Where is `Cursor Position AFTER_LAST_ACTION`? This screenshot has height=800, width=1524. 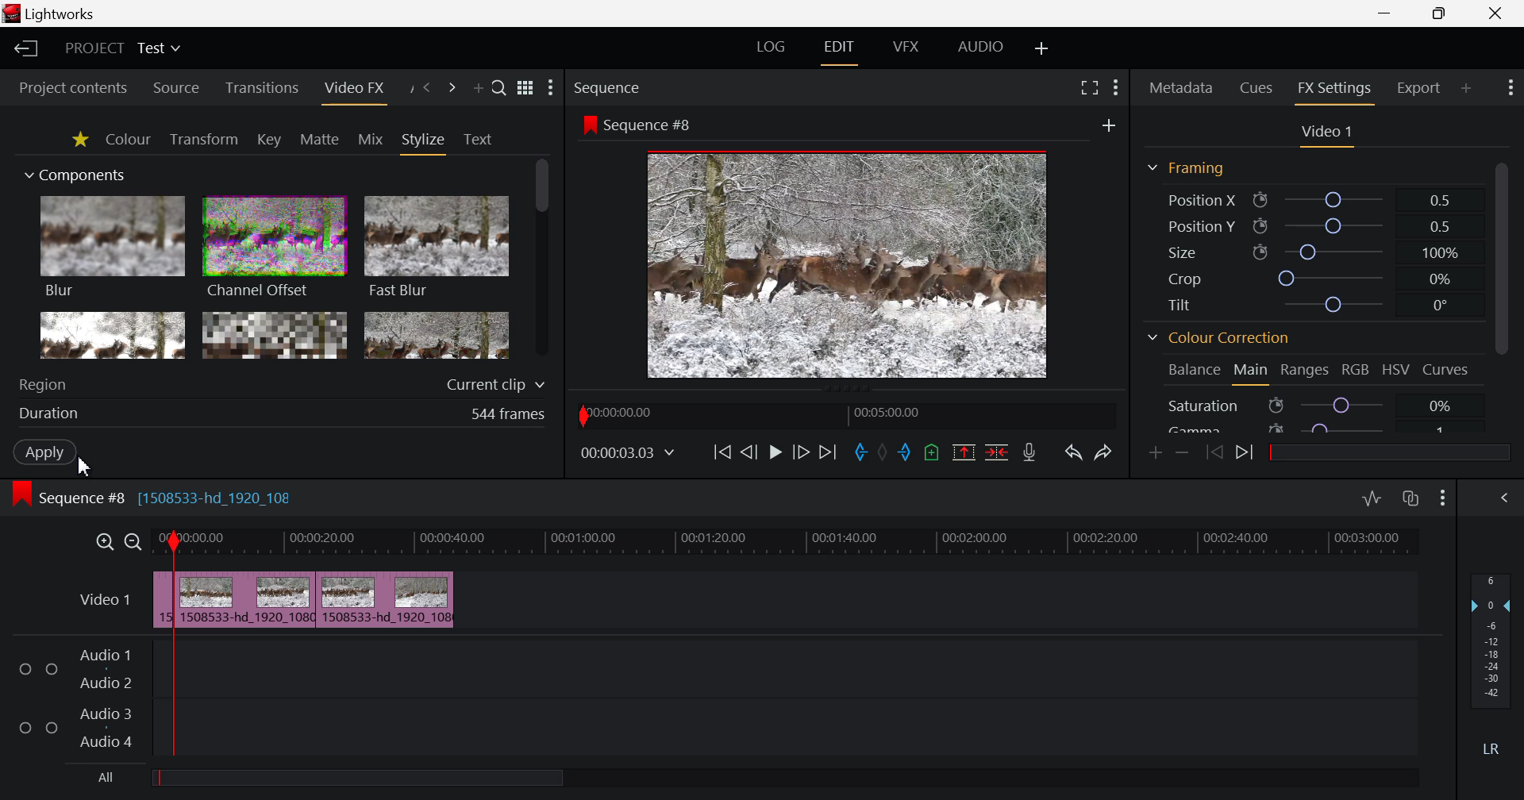 Cursor Position AFTER_LAST_ACTION is located at coordinates (82, 467).